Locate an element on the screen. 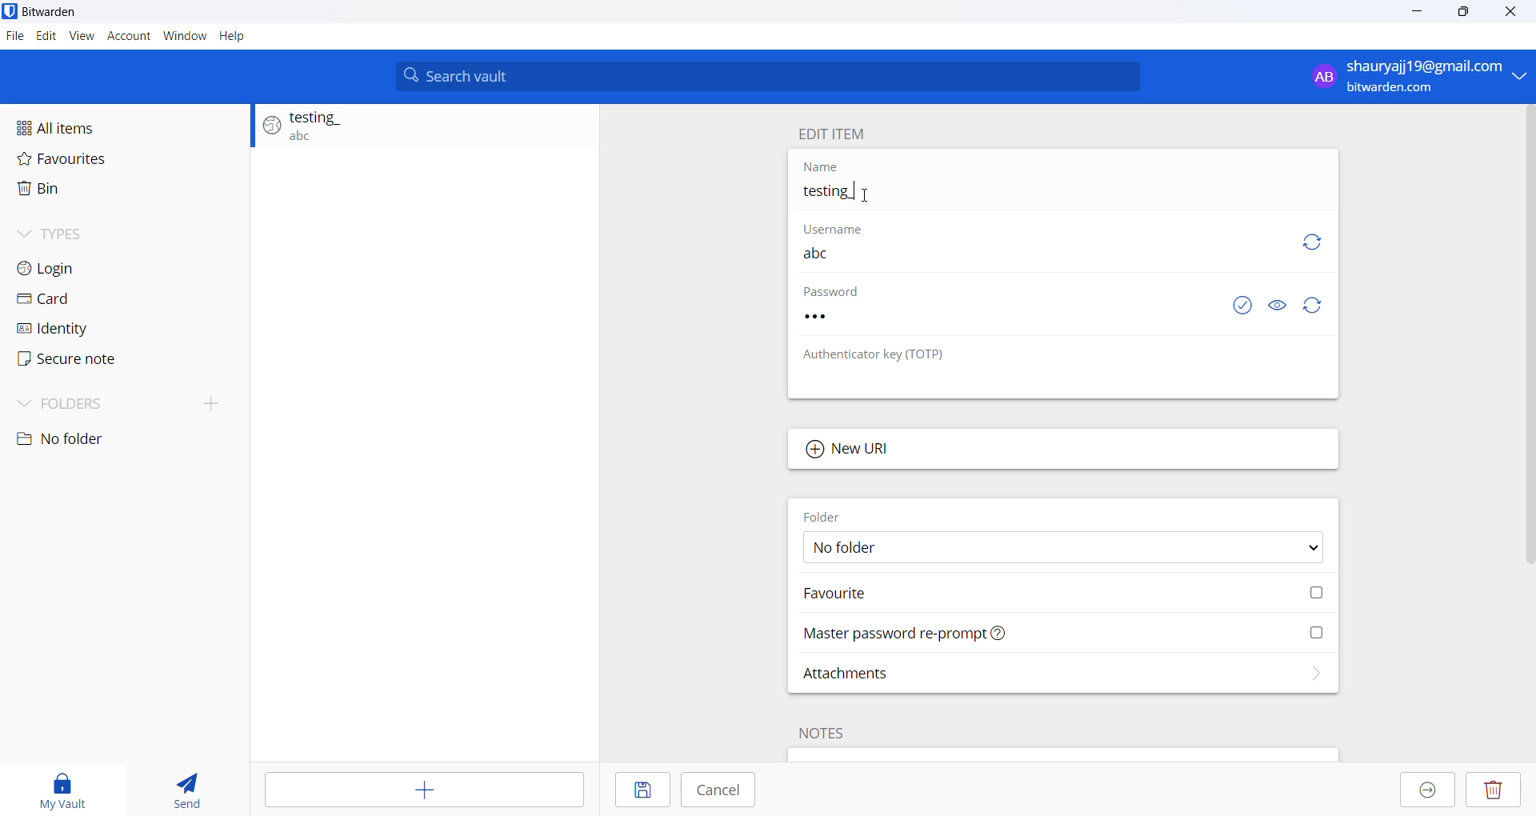 The height and width of the screenshot is (816, 1536). minimize is located at coordinates (1414, 17).